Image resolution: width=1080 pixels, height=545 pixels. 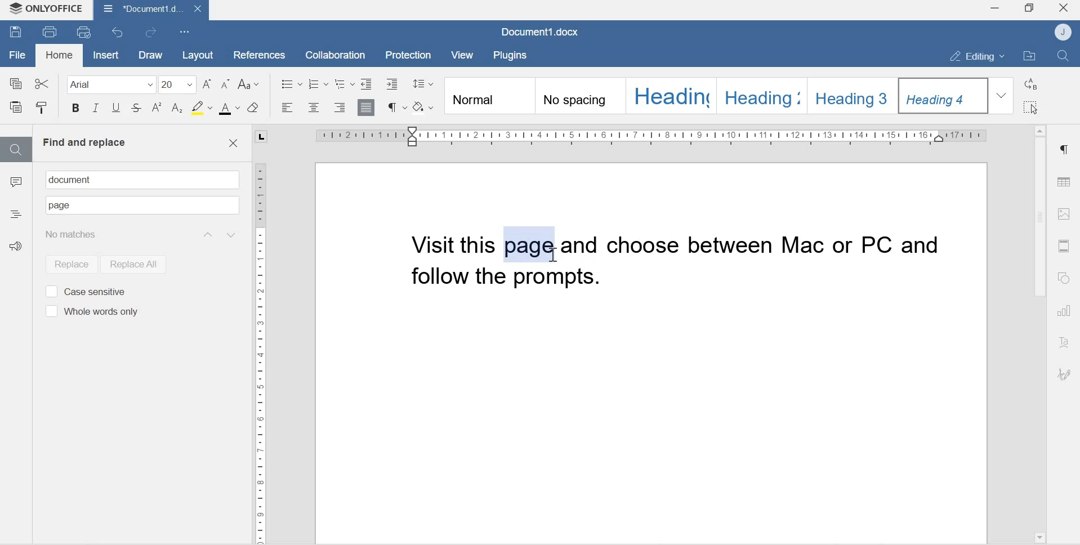 I want to click on Text, so click(x=1065, y=343).